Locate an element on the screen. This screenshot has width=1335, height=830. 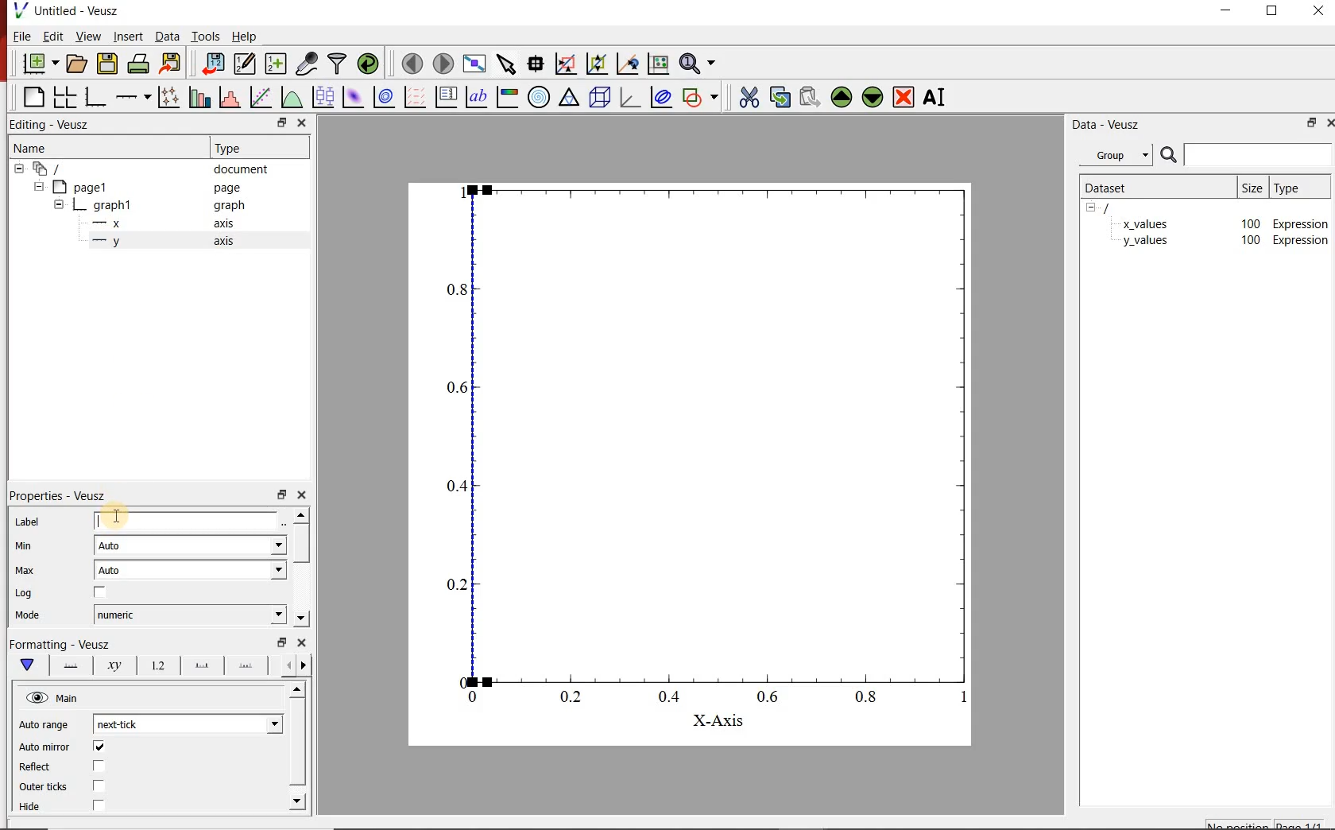
select items from the graph is located at coordinates (508, 64).